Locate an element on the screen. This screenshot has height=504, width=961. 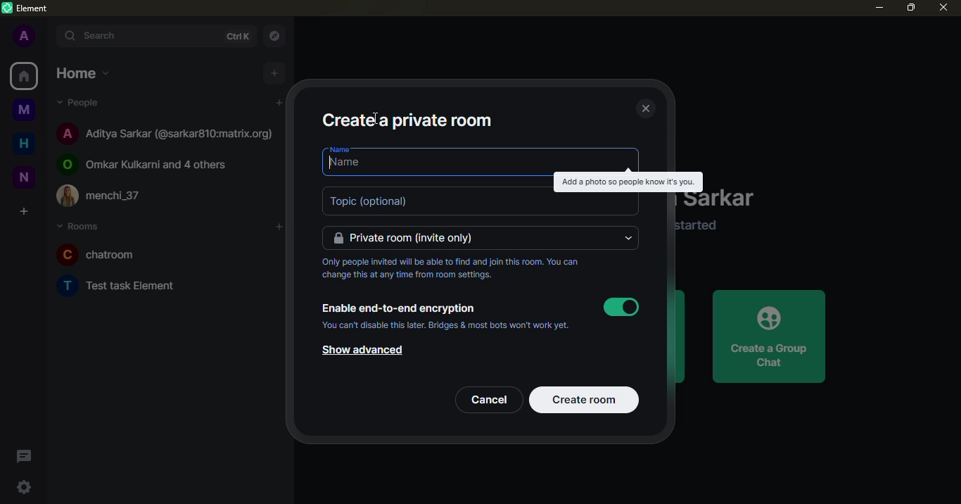
navigator is located at coordinates (279, 35).